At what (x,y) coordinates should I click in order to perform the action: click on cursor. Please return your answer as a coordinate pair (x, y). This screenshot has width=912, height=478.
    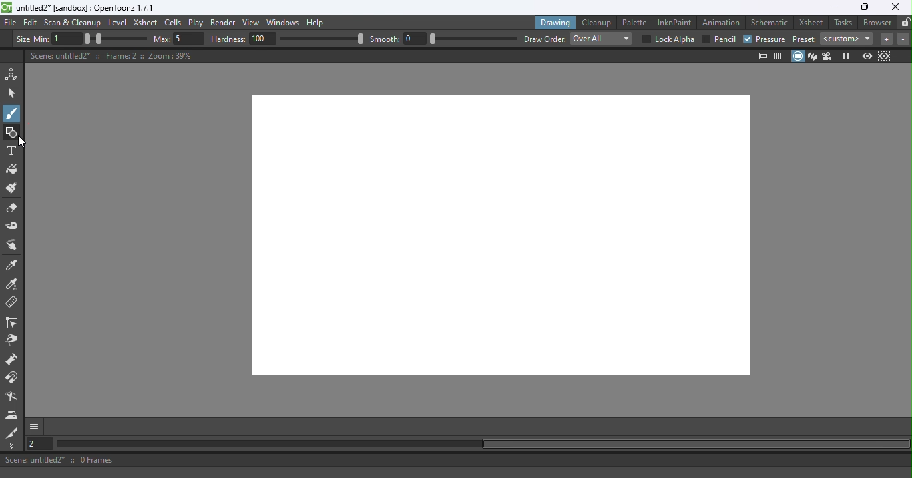
    Looking at the image, I should click on (24, 143).